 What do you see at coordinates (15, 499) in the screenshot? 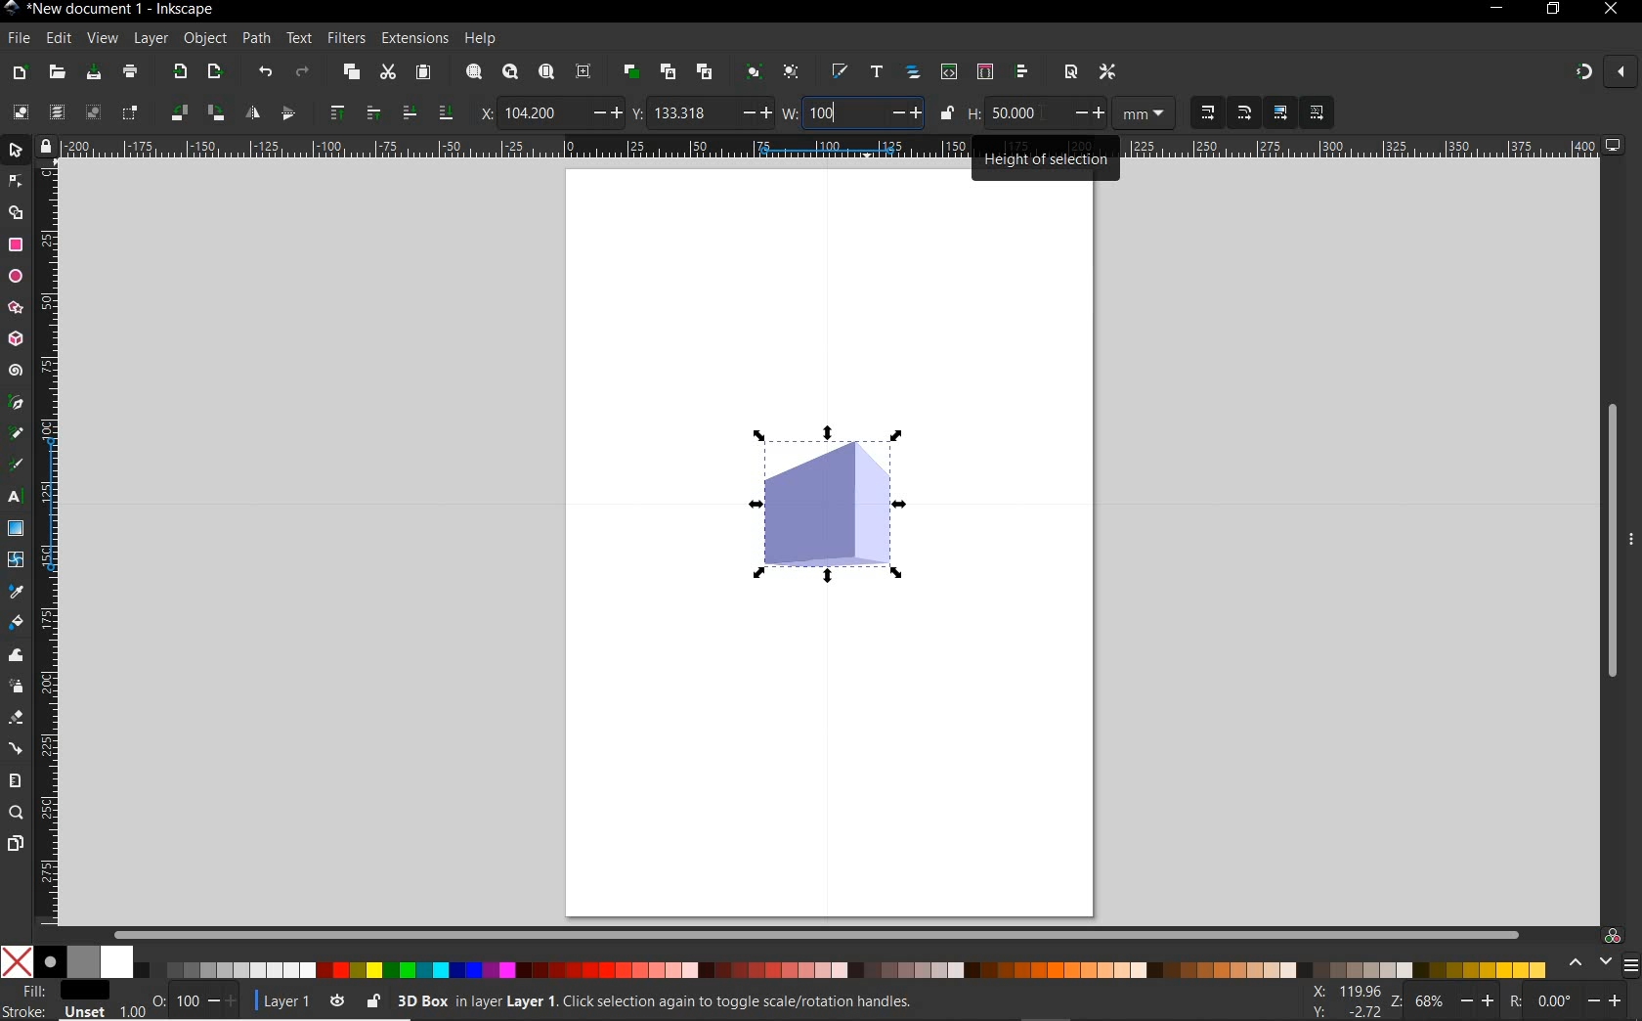
I see `text tool` at bounding box center [15, 499].